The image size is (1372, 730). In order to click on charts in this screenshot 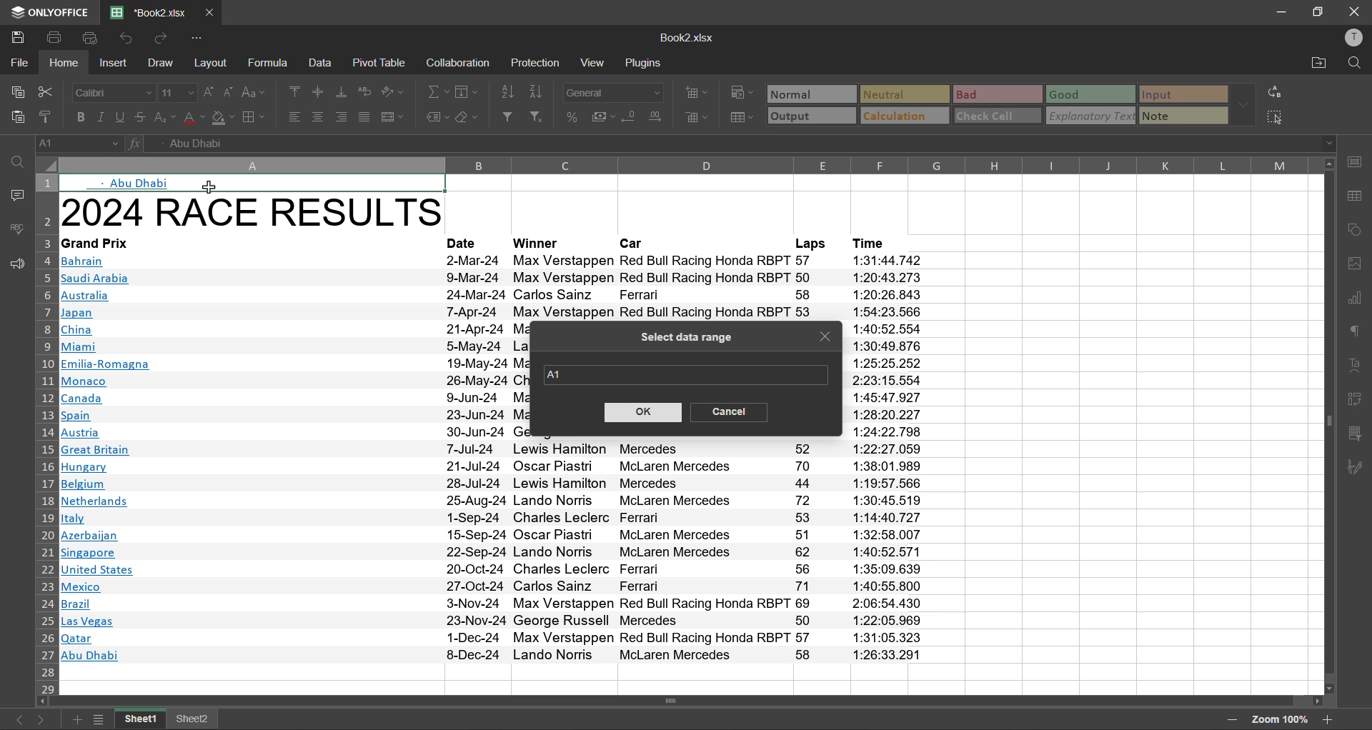, I will do `click(1354, 299)`.